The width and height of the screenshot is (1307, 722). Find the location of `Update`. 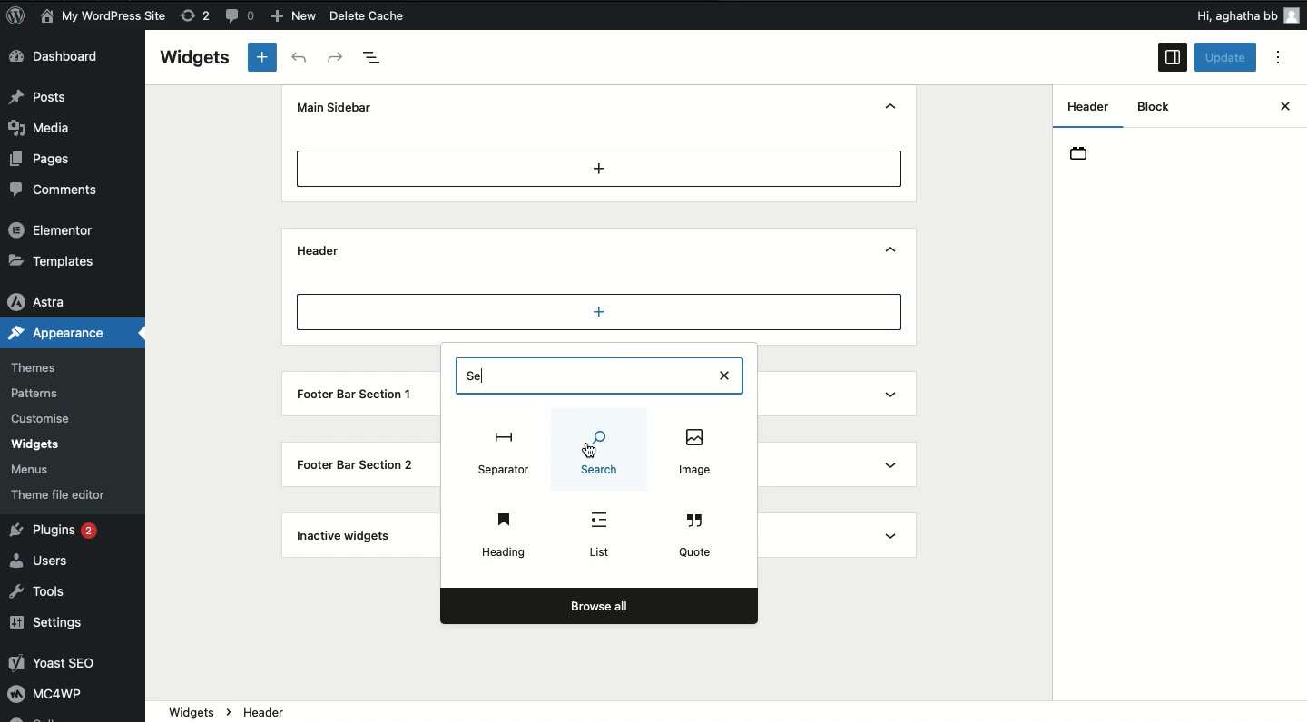

Update is located at coordinates (1226, 58).